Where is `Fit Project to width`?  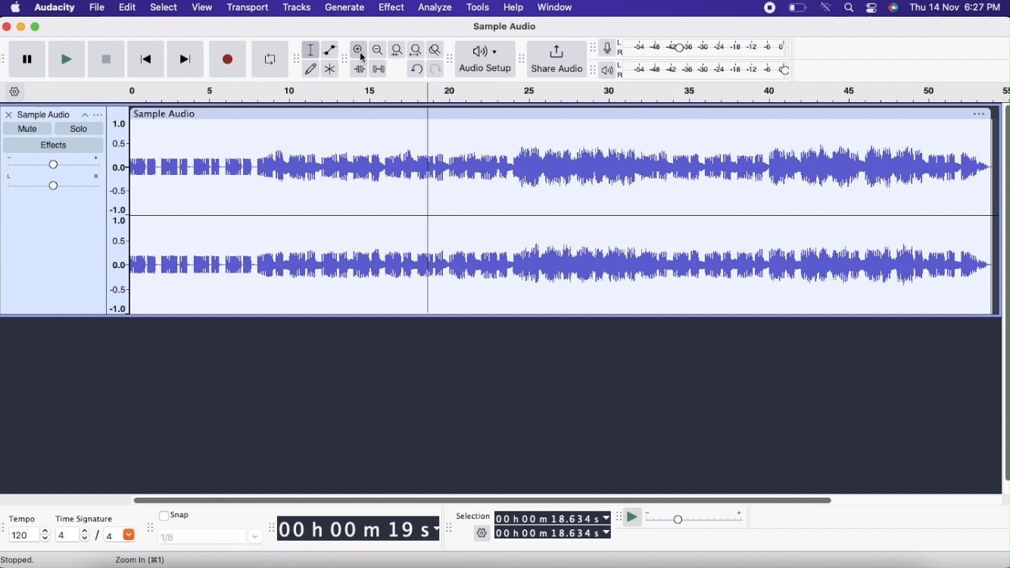 Fit Project to width is located at coordinates (416, 50).